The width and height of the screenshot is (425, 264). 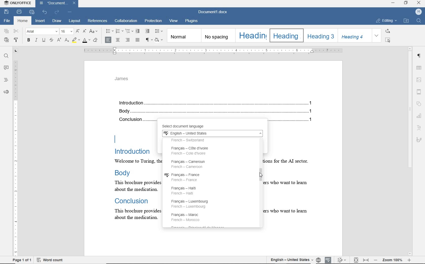 What do you see at coordinates (320, 35) in the screenshot?
I see `Heading 3` at bounding box center [320, 35].